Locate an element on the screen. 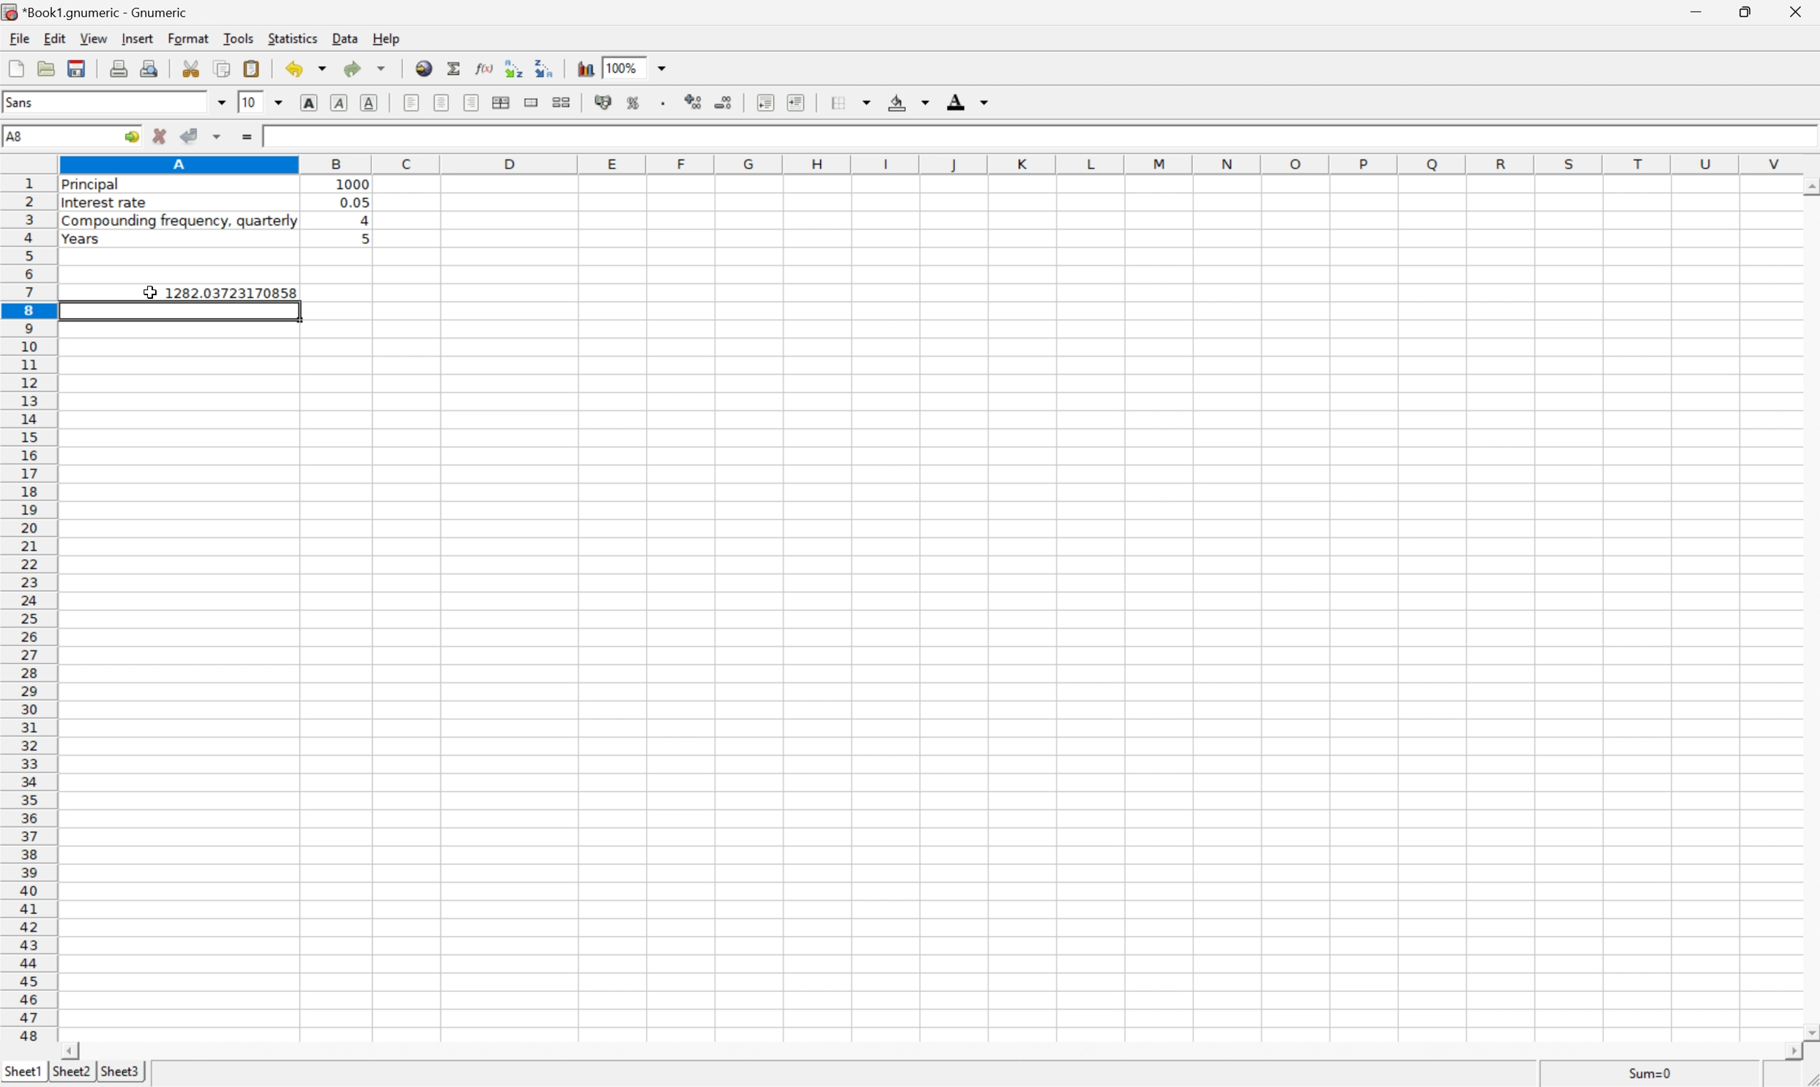 The image size is (1820, 1087). 1000 is located at coordinates (355, 185).